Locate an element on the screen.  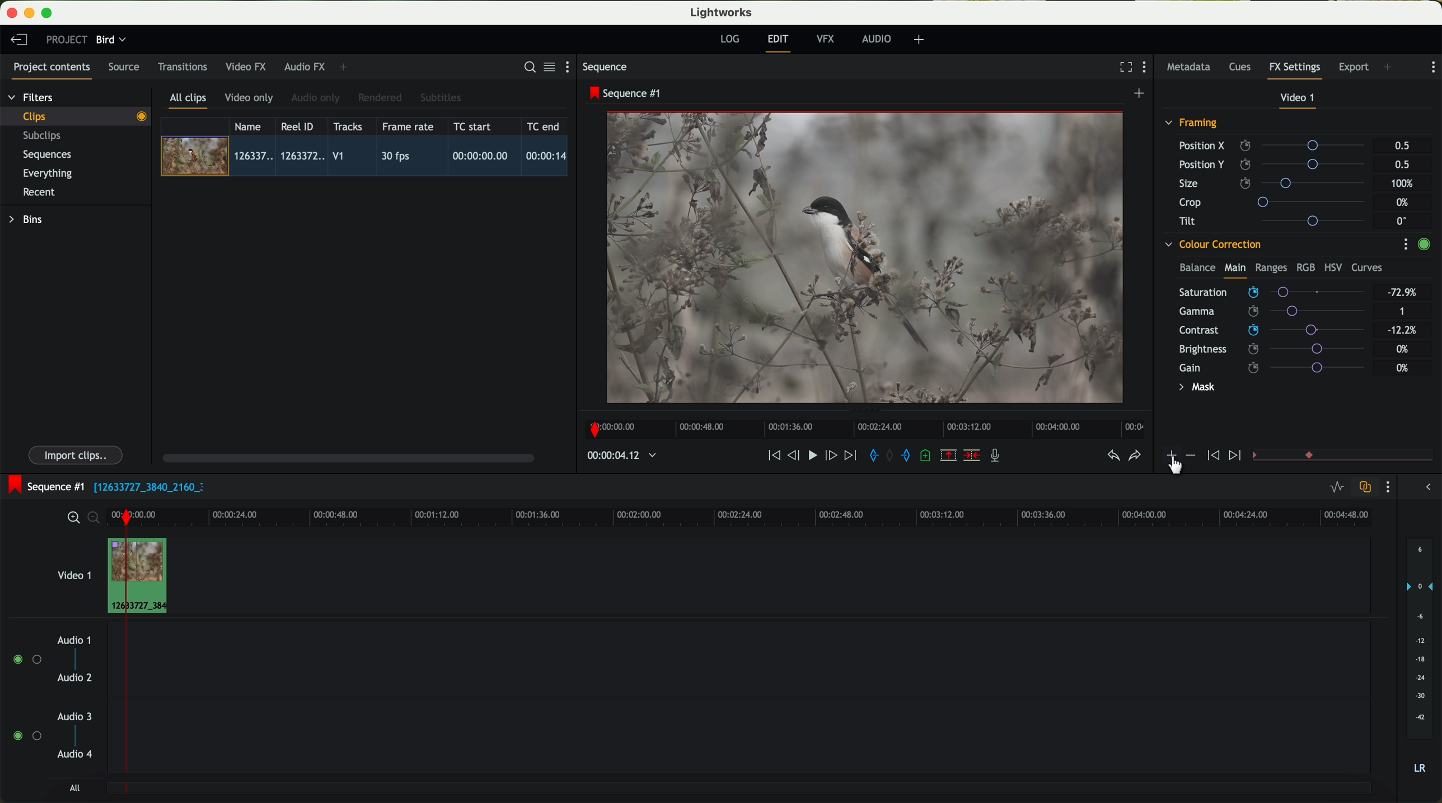
100% is located at coordinates (1405, 184).